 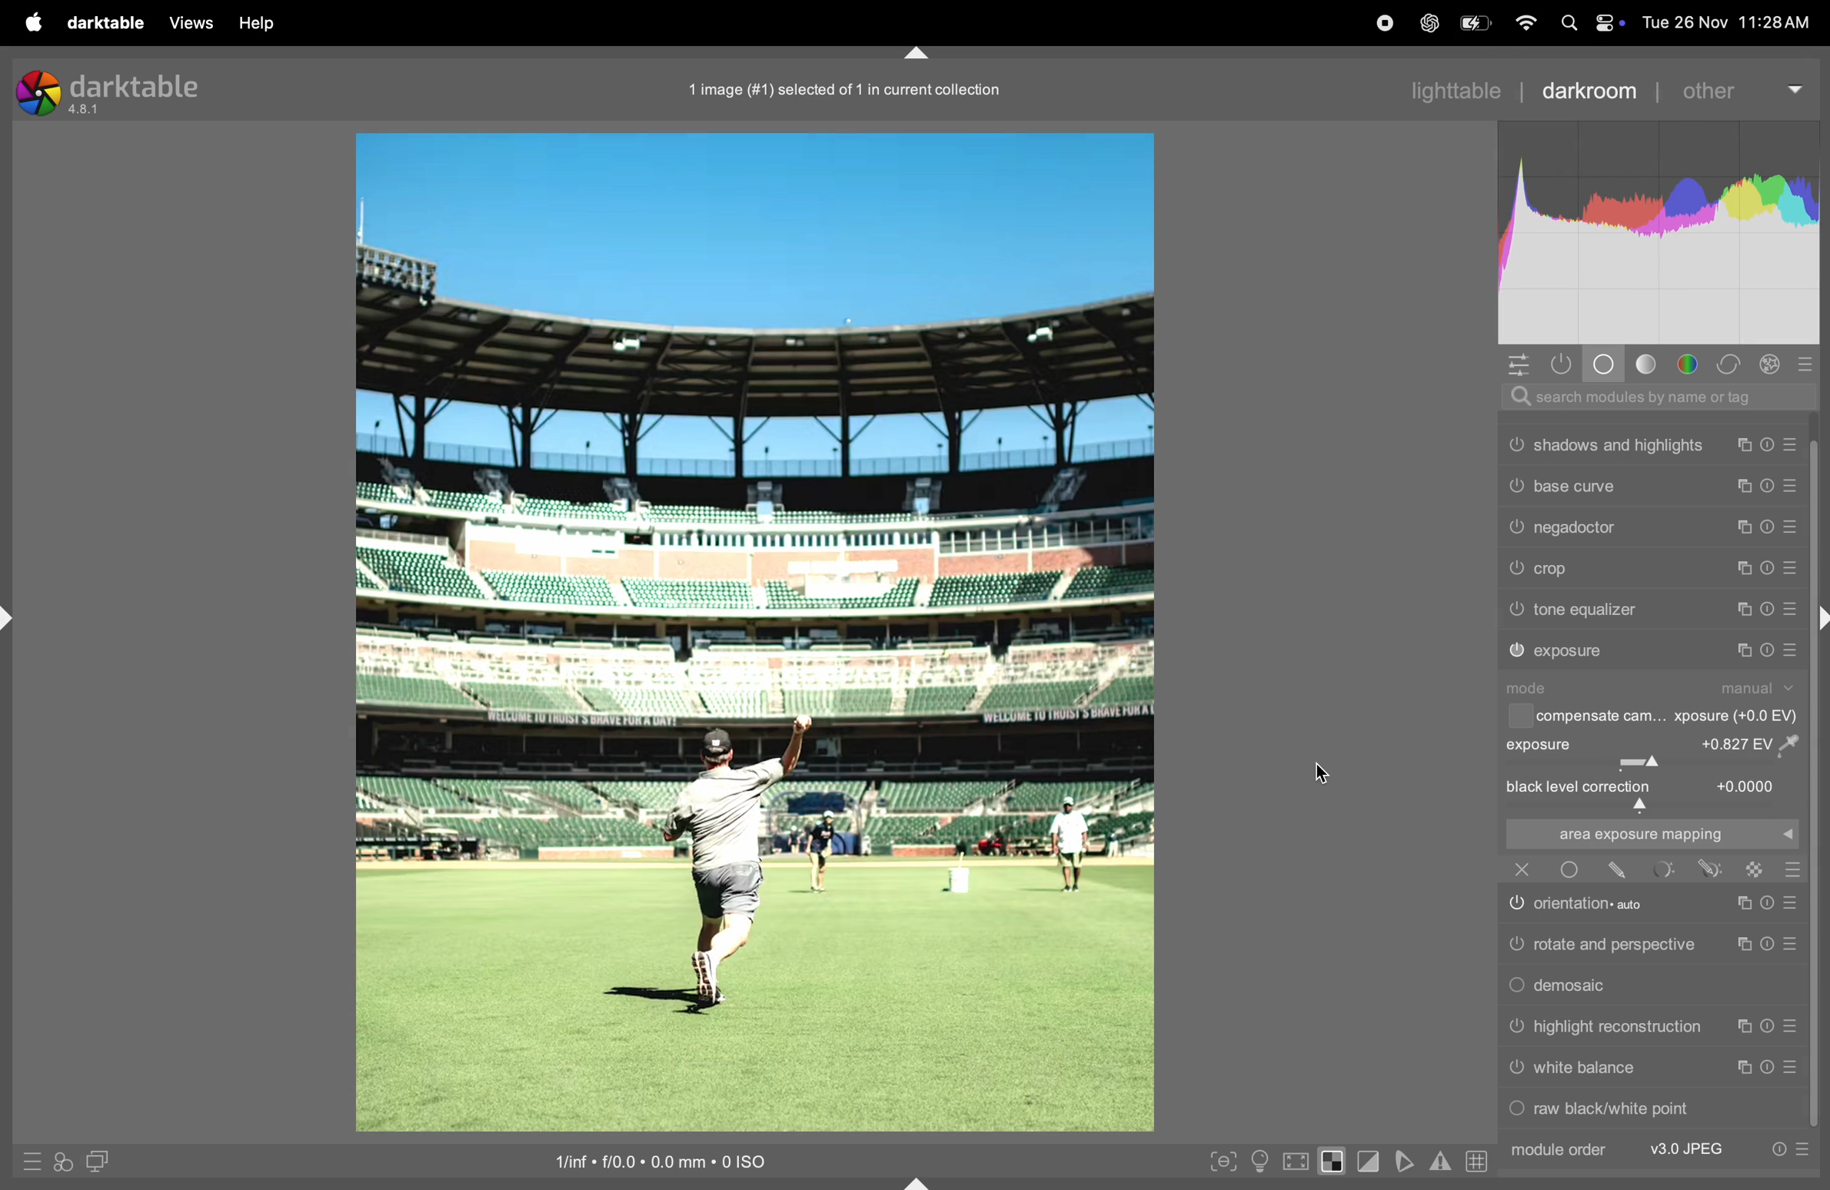 What do you see at coordinates (1516, 529) in the screenshot?
I see `Switch on or off` at bounding box center [1516, 529].